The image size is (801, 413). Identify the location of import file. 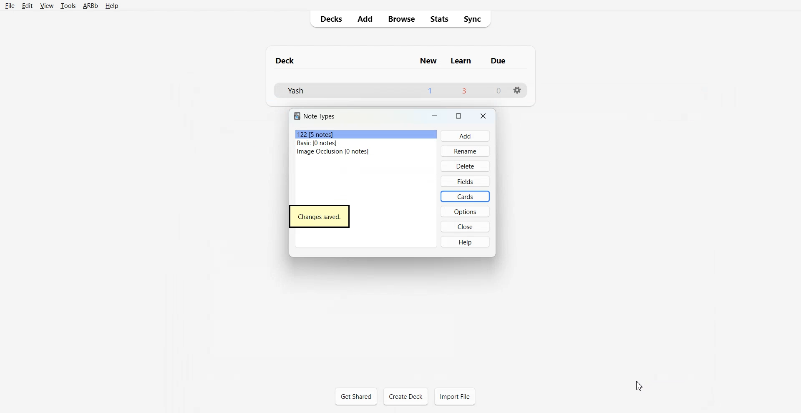
(459, 397).